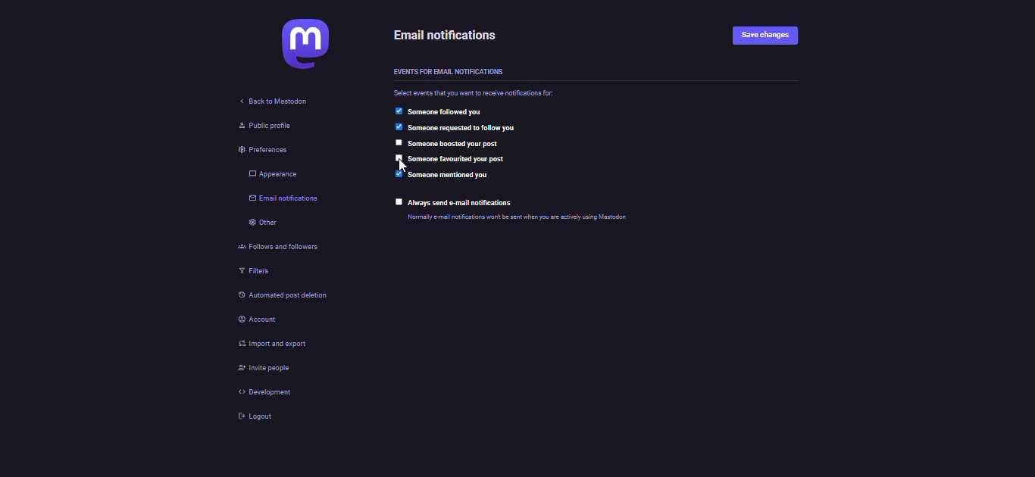  Describe the element at coordinates (455, 142) in the screenshot. I see `someone boosted your profile` at that location.